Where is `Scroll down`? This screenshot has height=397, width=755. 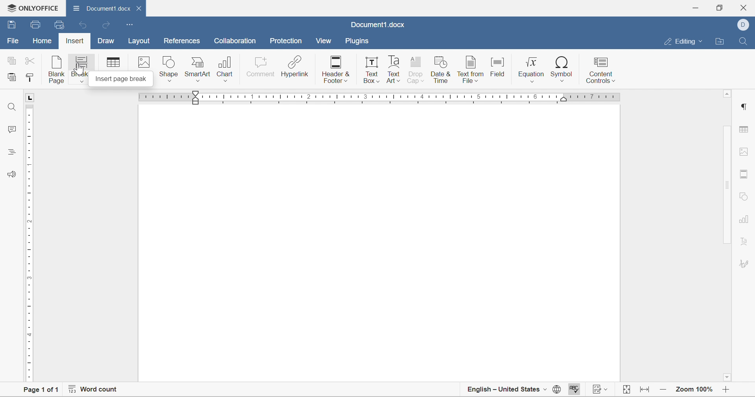 Scroll down is located at coordinates (729, 379).